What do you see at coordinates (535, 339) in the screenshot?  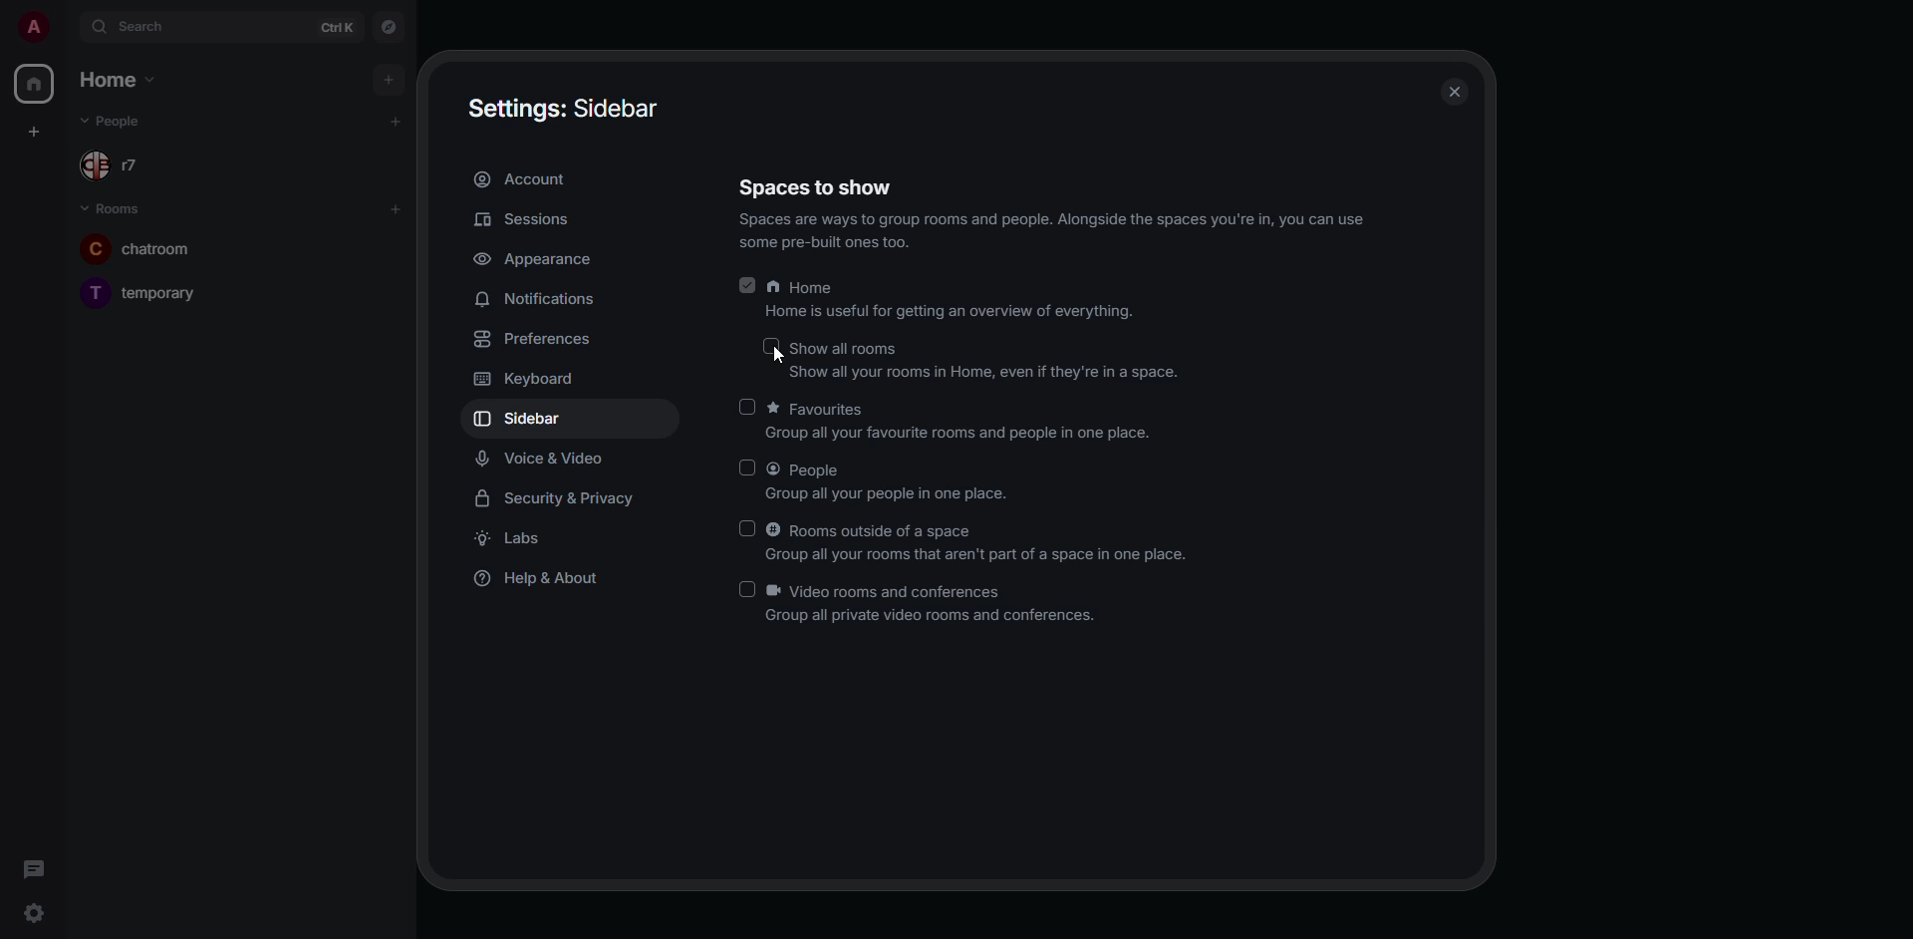 I see `preferences` at bounding box center [535, 339].